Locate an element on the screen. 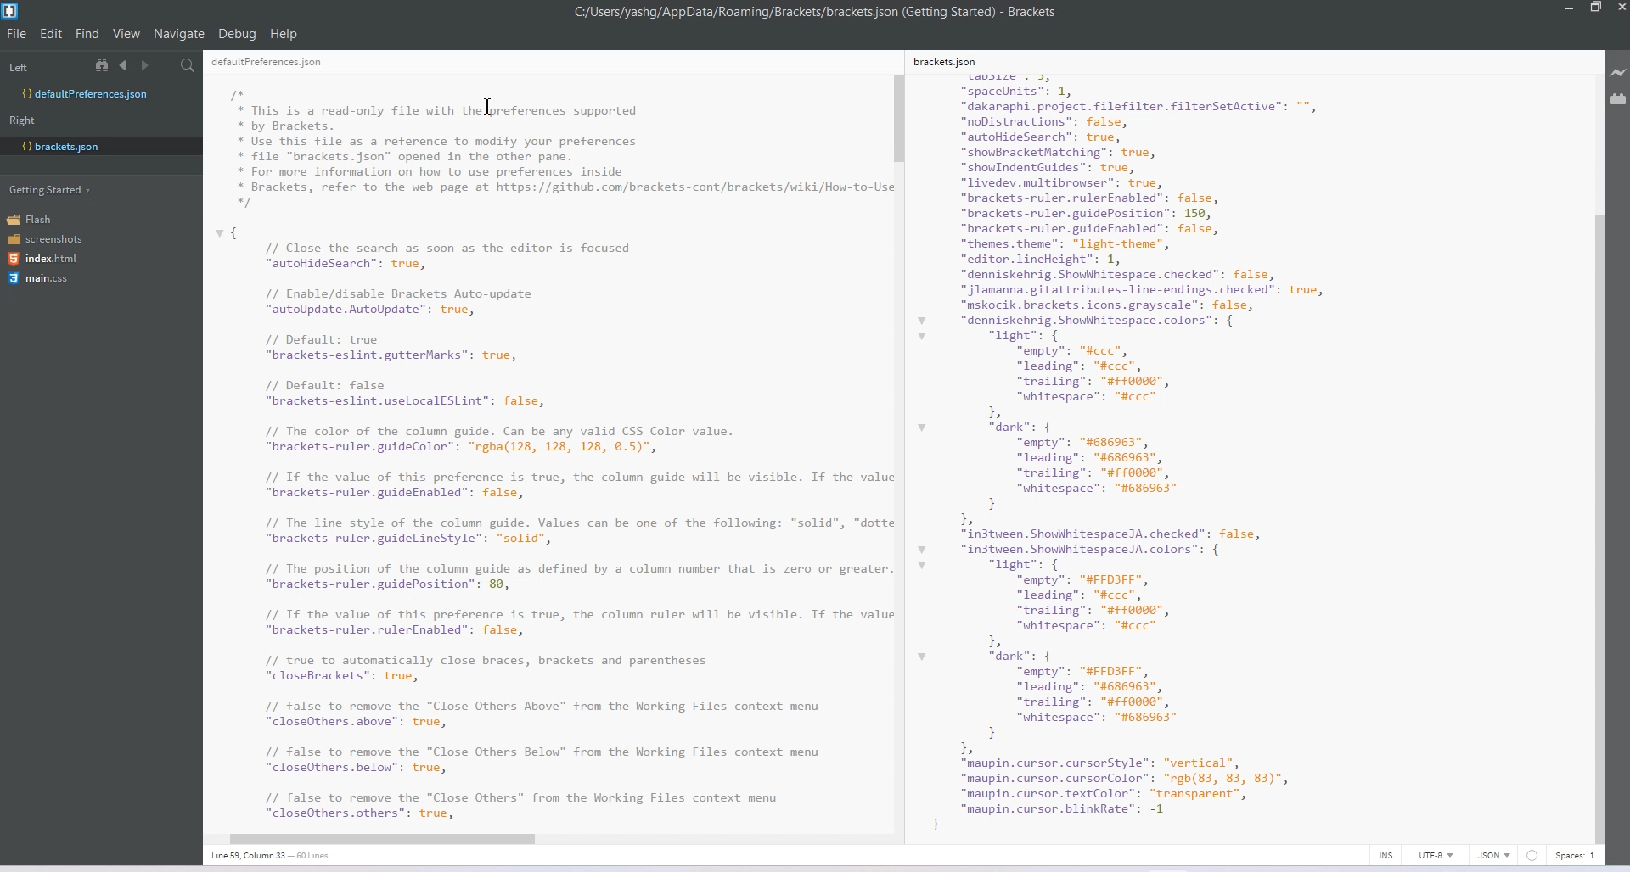  Live Preview is located at coordinates (1619, 73).